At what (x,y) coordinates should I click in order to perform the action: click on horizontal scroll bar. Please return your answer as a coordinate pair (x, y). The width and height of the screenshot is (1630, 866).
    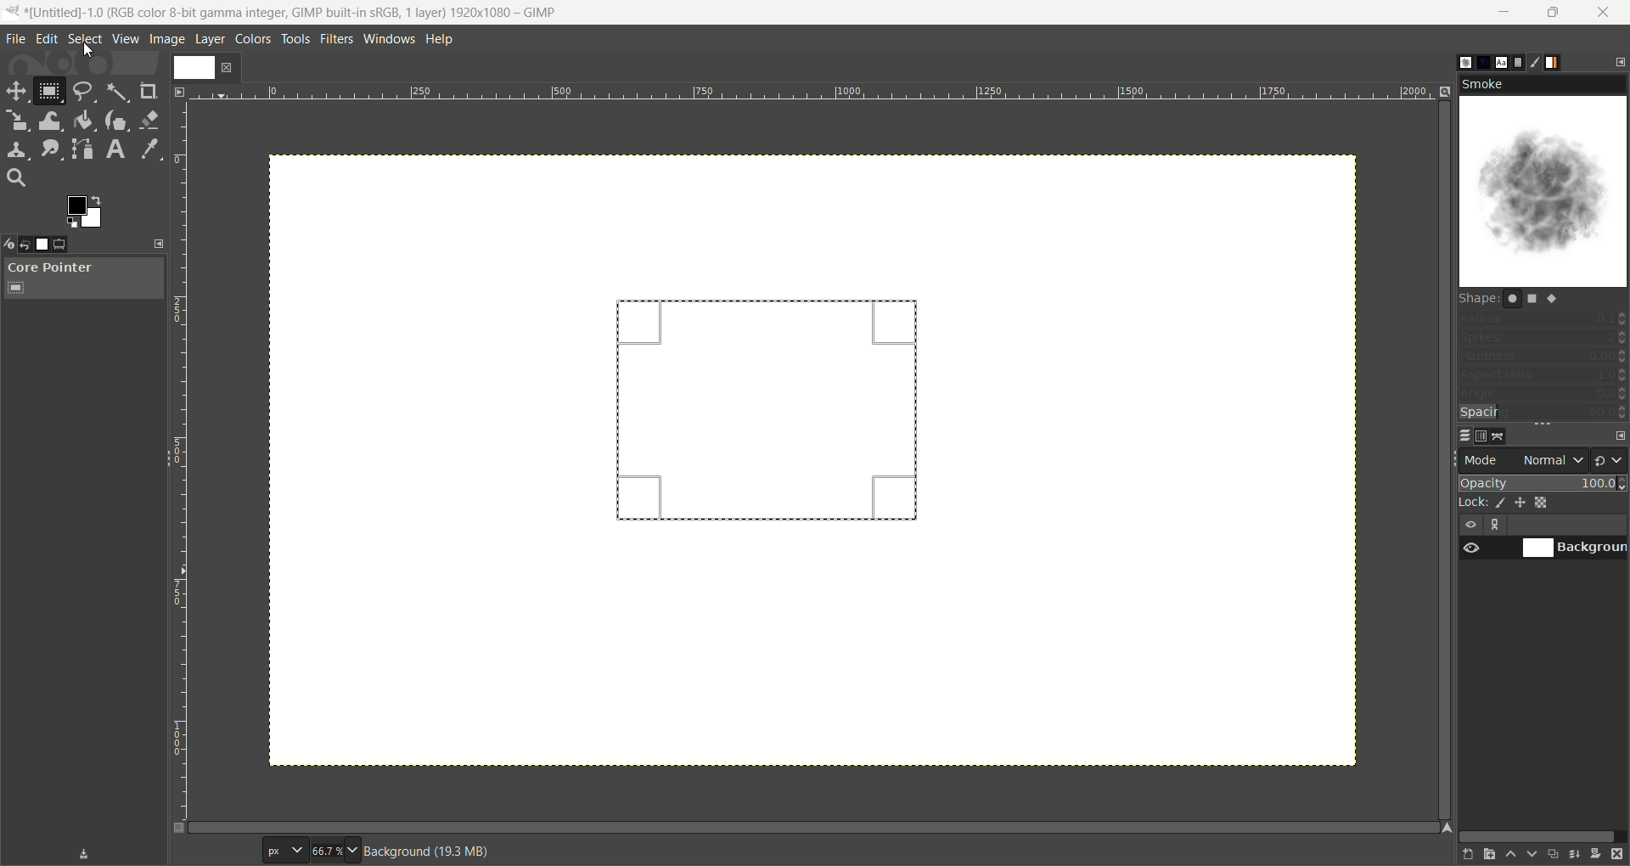
    Looking at the image, I should click on (1544, 839).